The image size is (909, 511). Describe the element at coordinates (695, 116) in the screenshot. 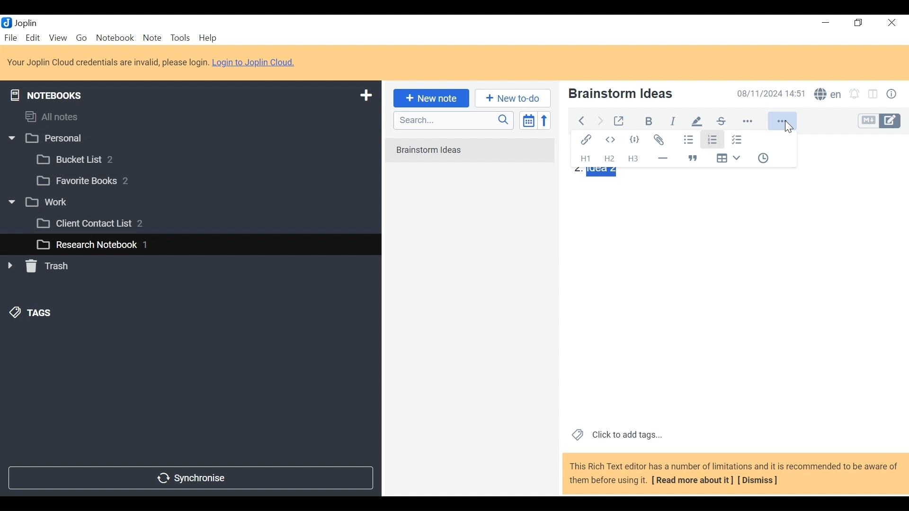

I see `pen` at that location.